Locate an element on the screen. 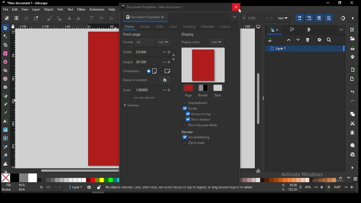  stroke and fill is located at coordinates (292, 30).